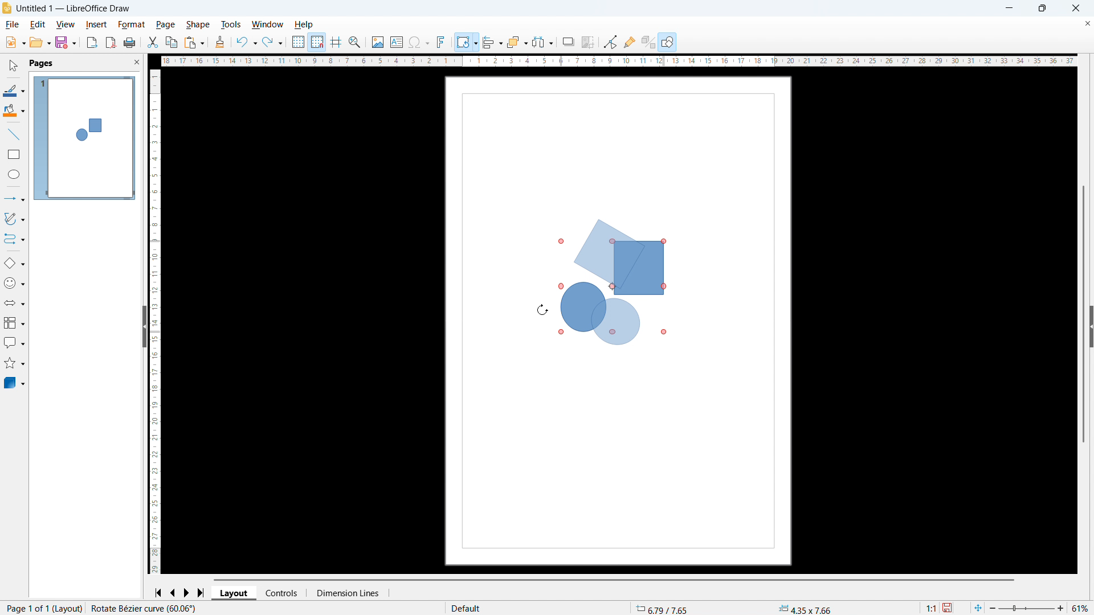 This screenshot has width=1094, height=615. What do you see at coordinates (42, 64) in the screenshot?
I see `Pages ` at bounding box center [42, 64].